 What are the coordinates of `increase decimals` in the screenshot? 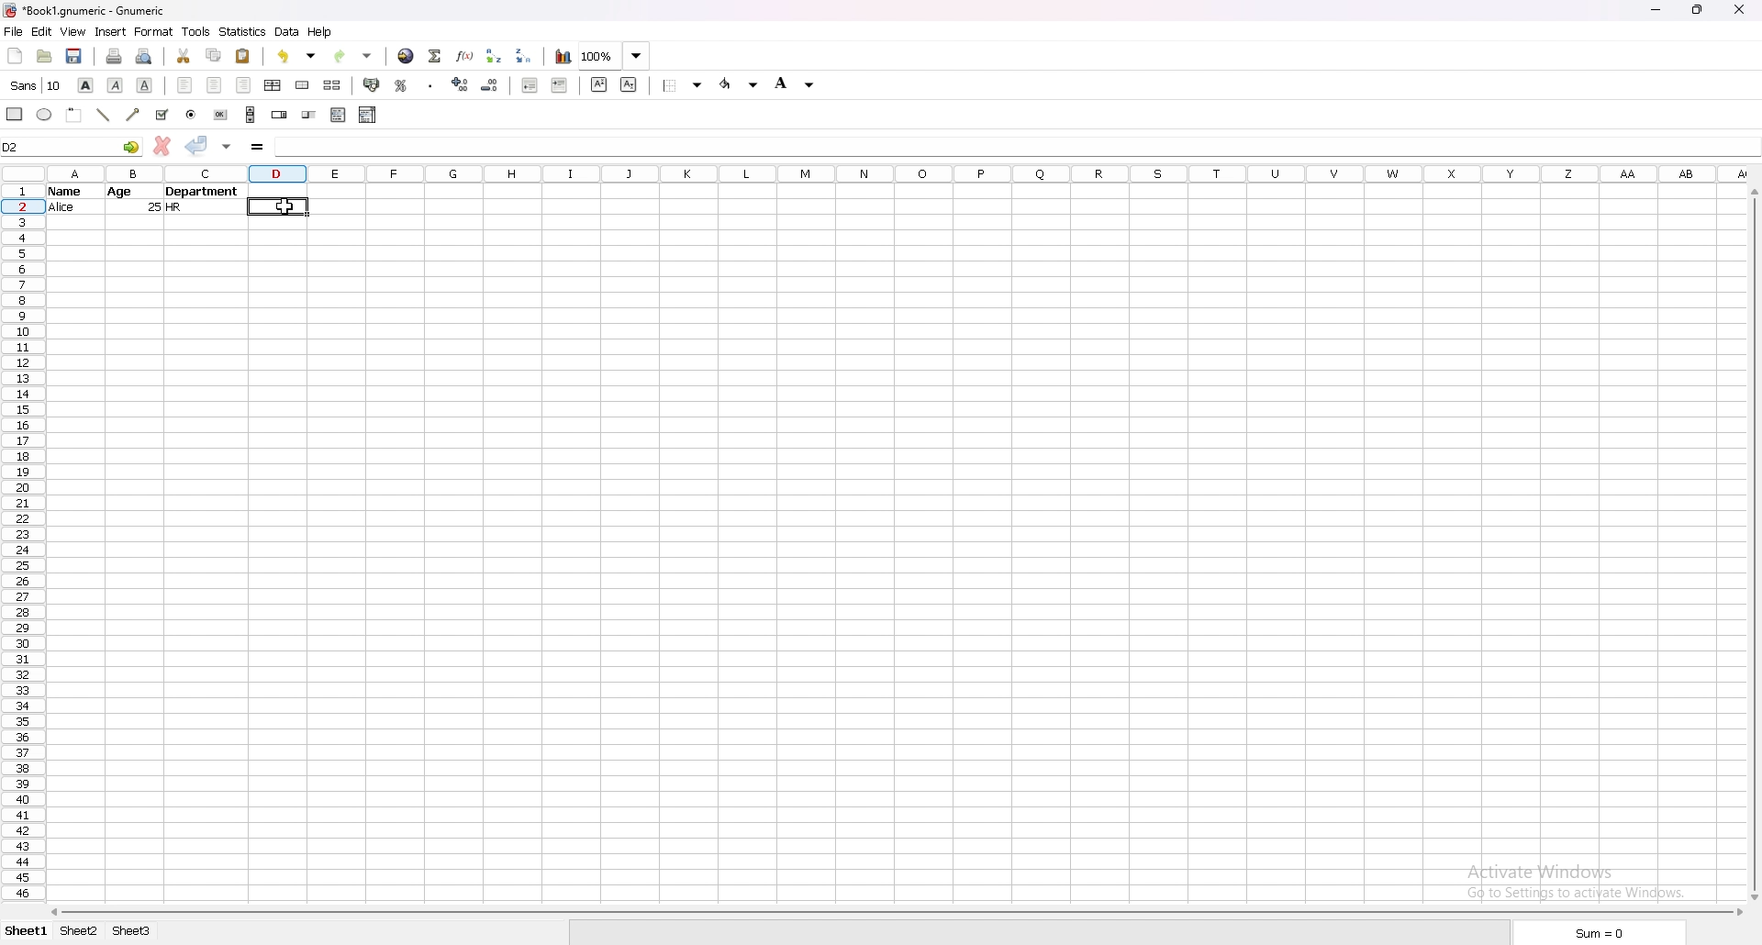 It's located at (462, 83).